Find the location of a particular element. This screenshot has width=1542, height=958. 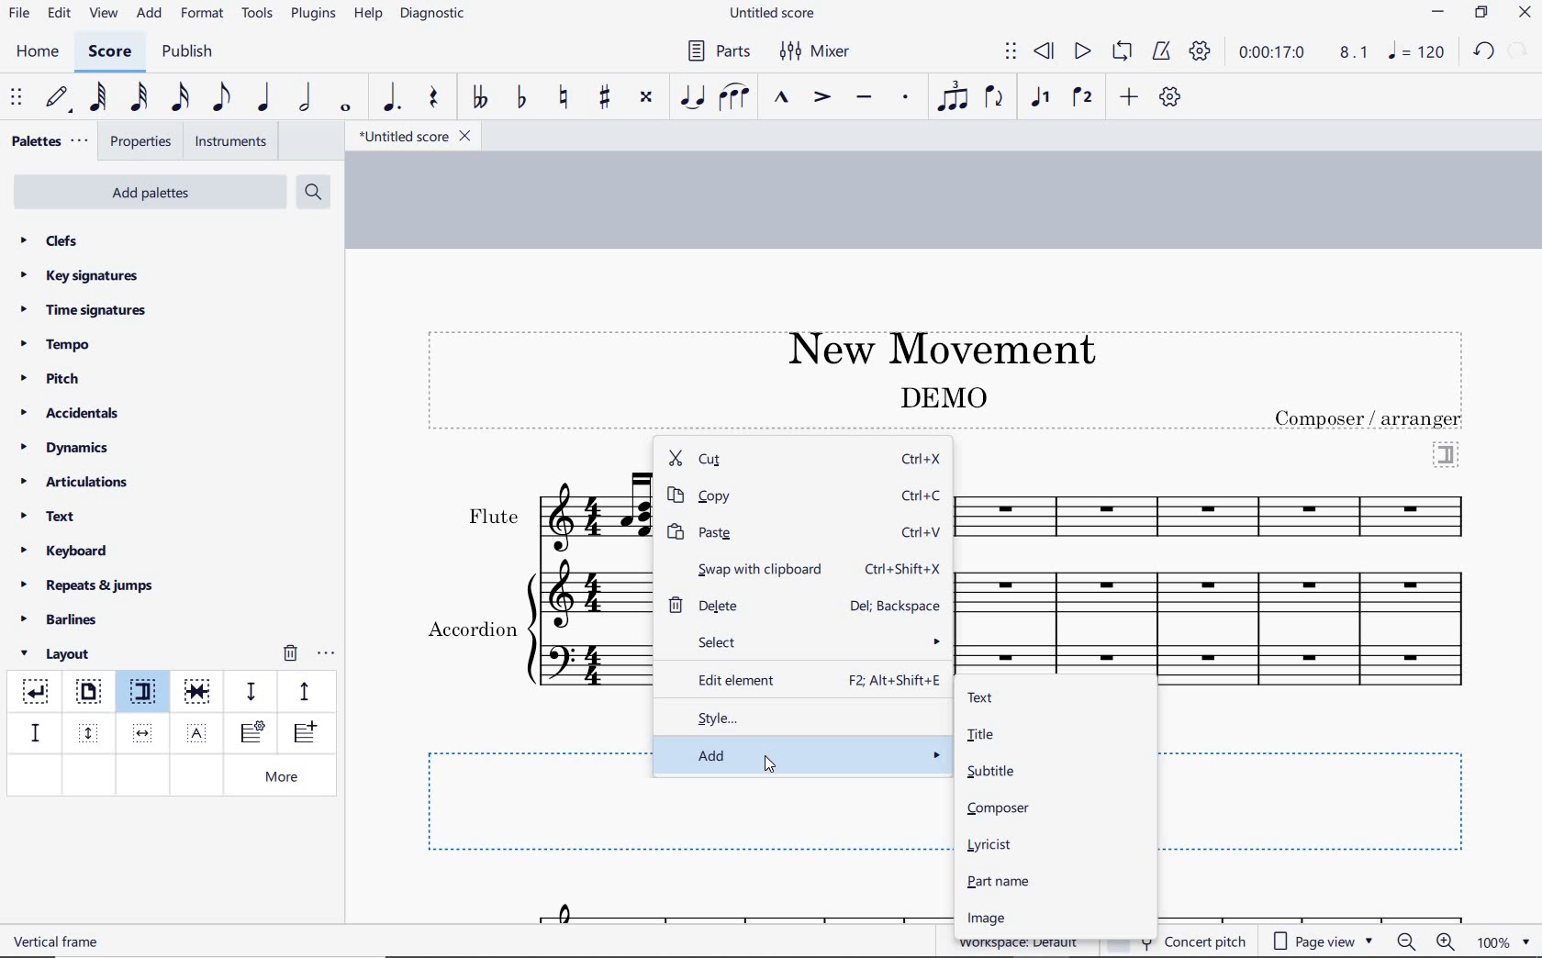

select to move is located at coordinates (18, 98).